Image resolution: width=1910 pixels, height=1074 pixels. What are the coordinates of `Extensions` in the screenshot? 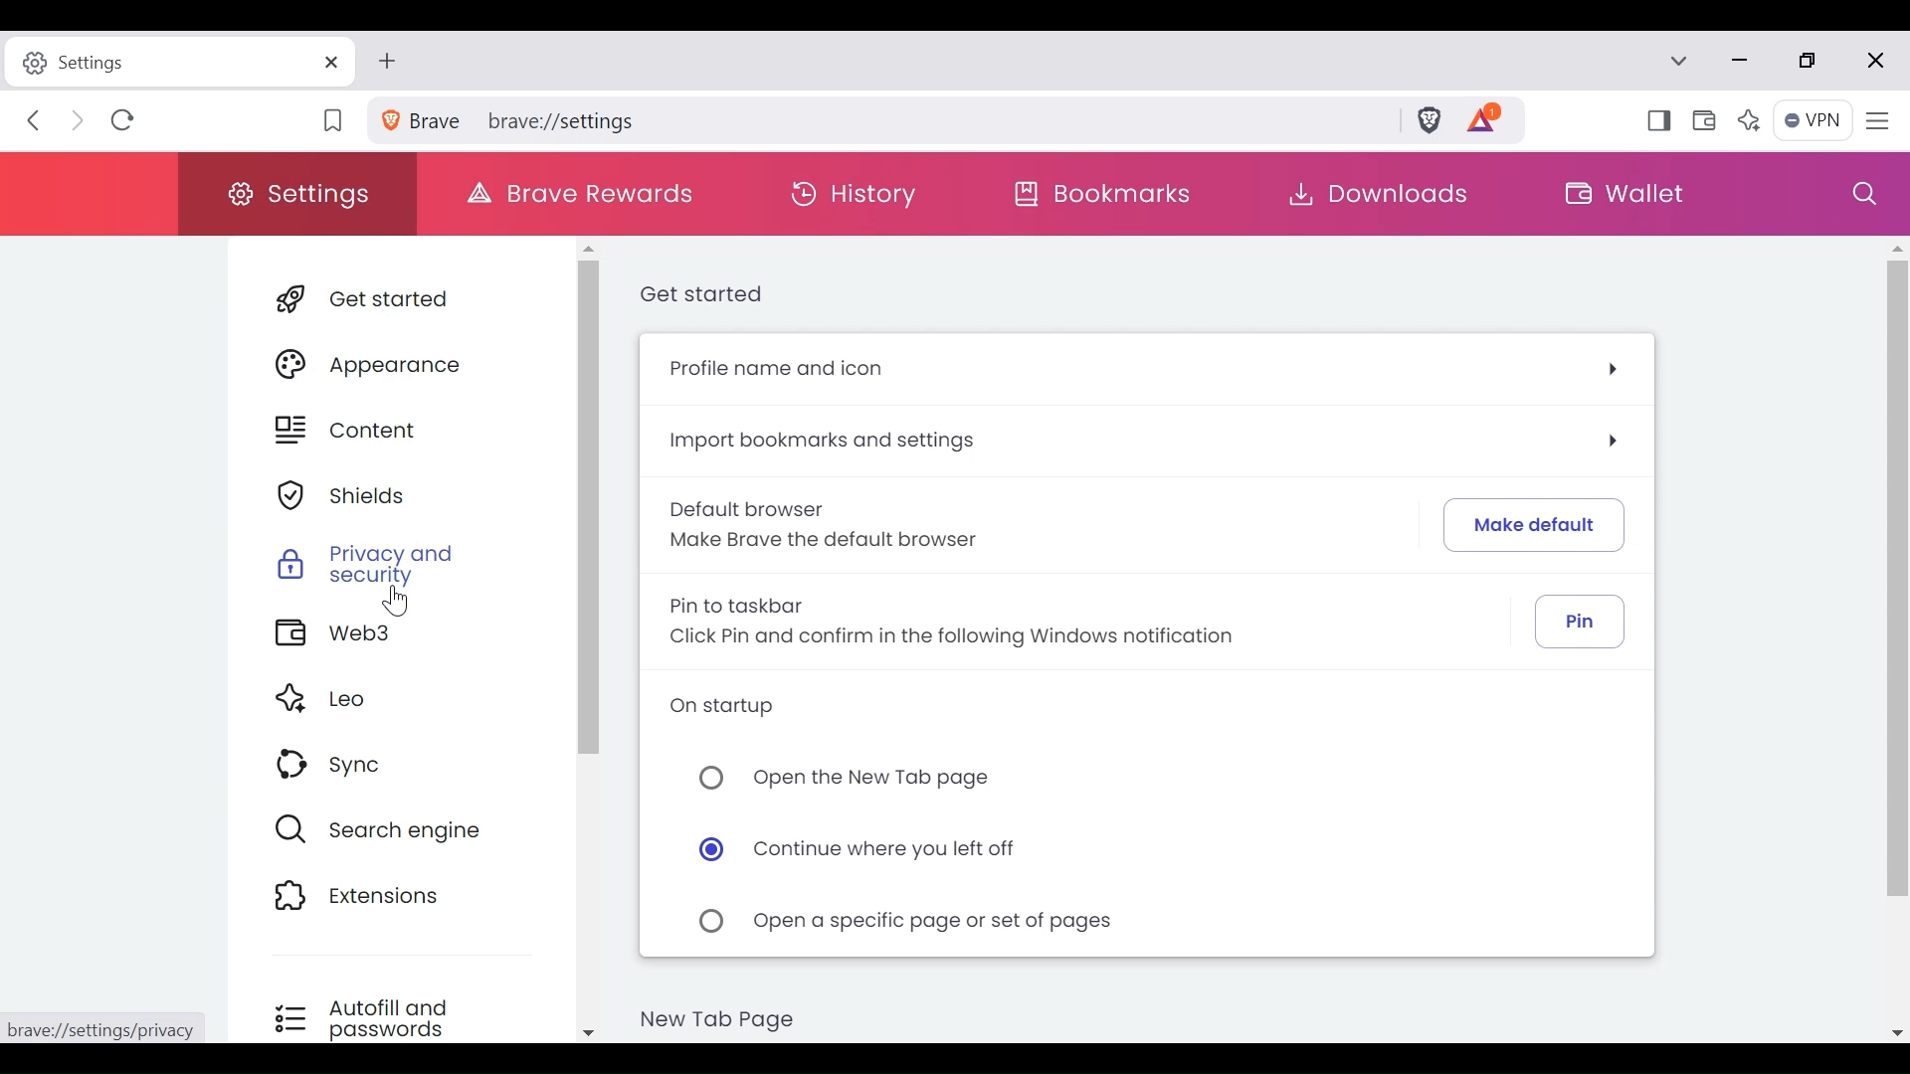 It's located at (390, 899).